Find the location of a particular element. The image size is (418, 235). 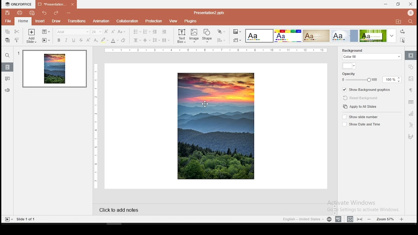

replace is located at coordinates (402, 32).